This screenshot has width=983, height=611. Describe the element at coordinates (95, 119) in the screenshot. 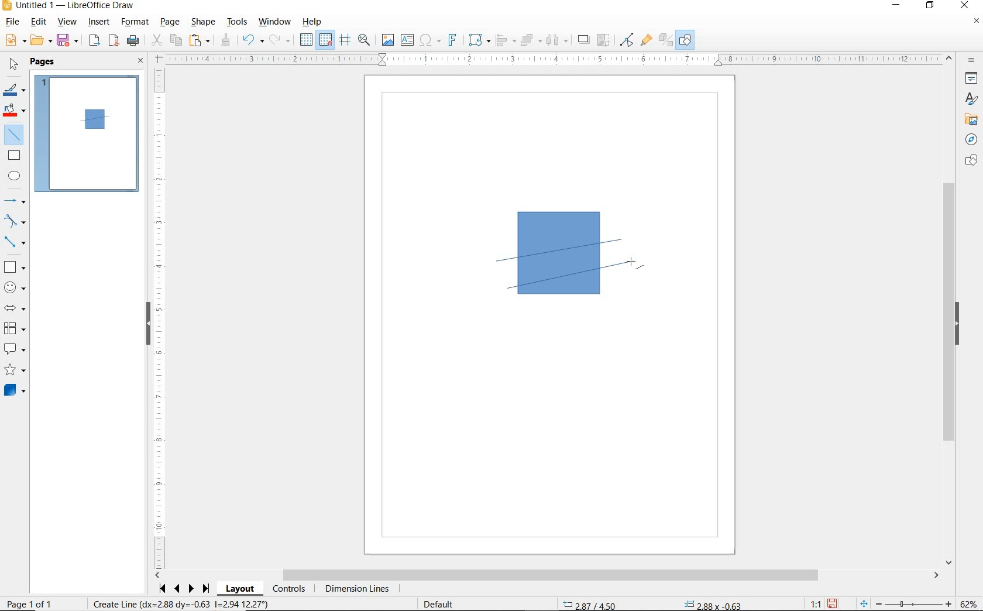

I see `LINE ADDED` at that location.